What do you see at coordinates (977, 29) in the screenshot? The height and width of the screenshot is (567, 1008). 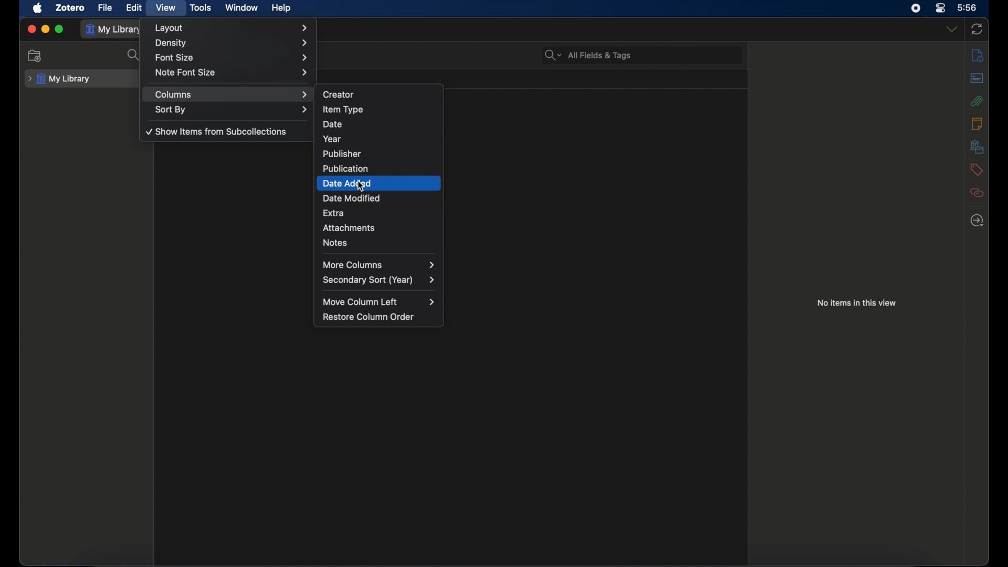 I see `sync` at bounding box center [977, 29].